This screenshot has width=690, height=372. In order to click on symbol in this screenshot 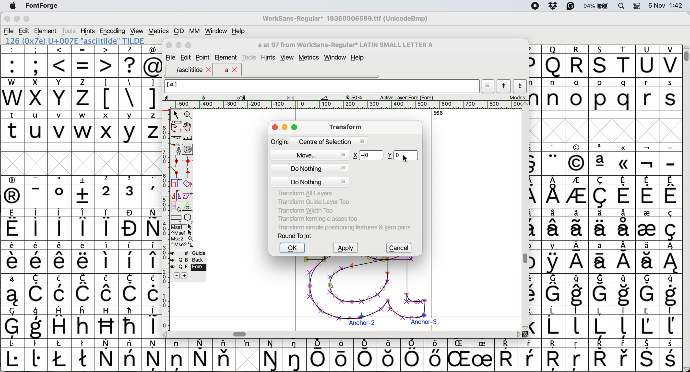, I will do `click(670, 257)`.